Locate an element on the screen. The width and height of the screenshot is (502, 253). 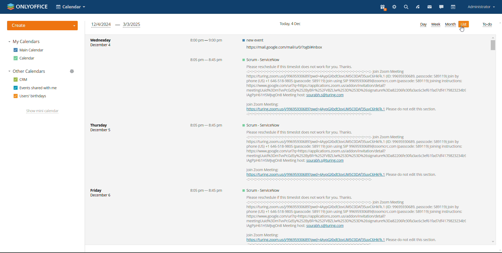
join Zoom Meeting: is located at coordinates (264, 234).